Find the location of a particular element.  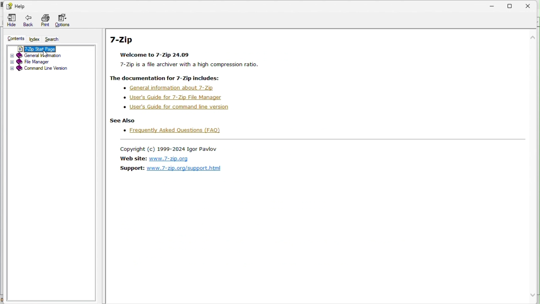

Website is located at coordinates (132, 159).